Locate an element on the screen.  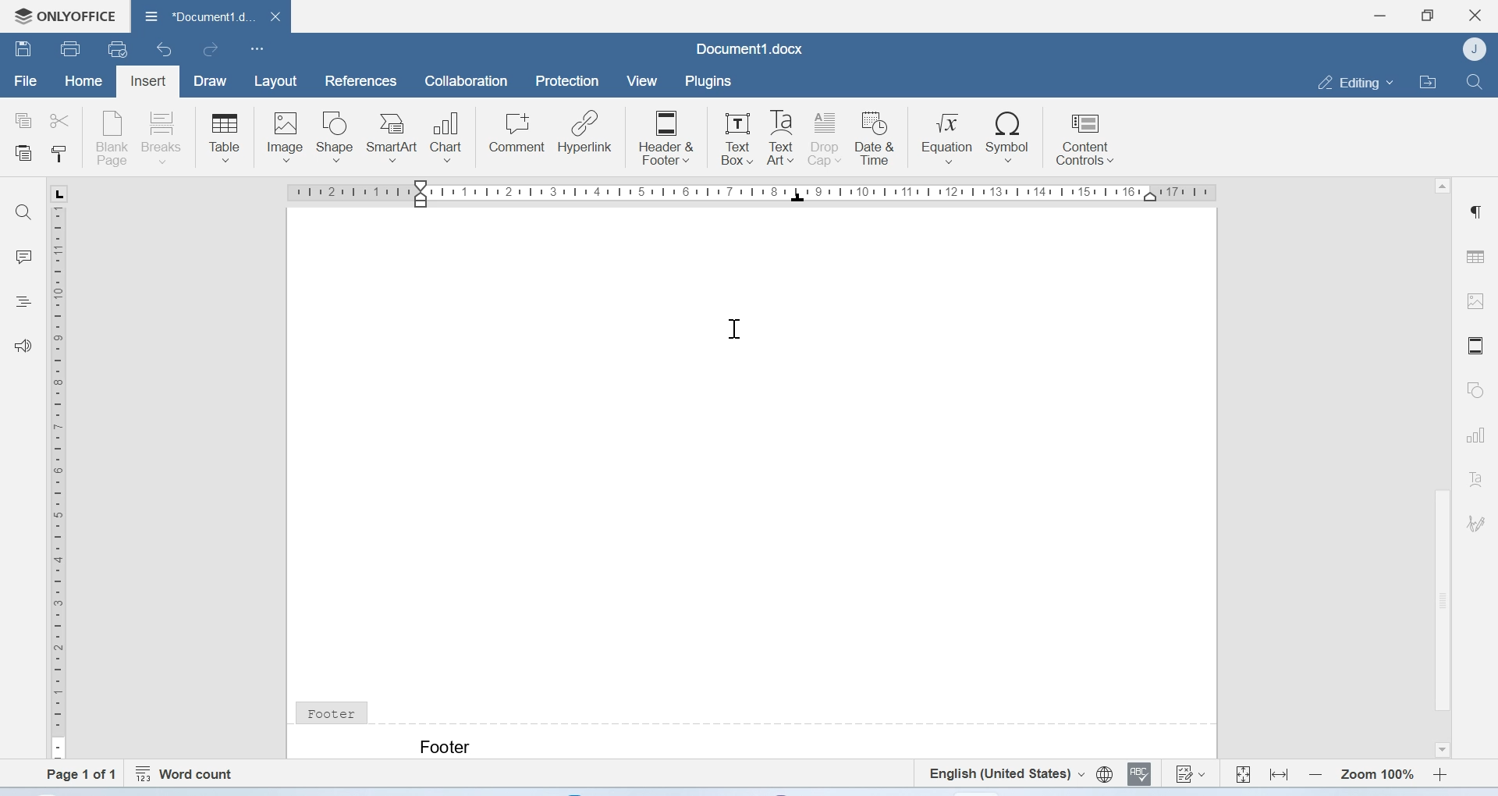
Onlyoffice is located at coordinates (64, 14).